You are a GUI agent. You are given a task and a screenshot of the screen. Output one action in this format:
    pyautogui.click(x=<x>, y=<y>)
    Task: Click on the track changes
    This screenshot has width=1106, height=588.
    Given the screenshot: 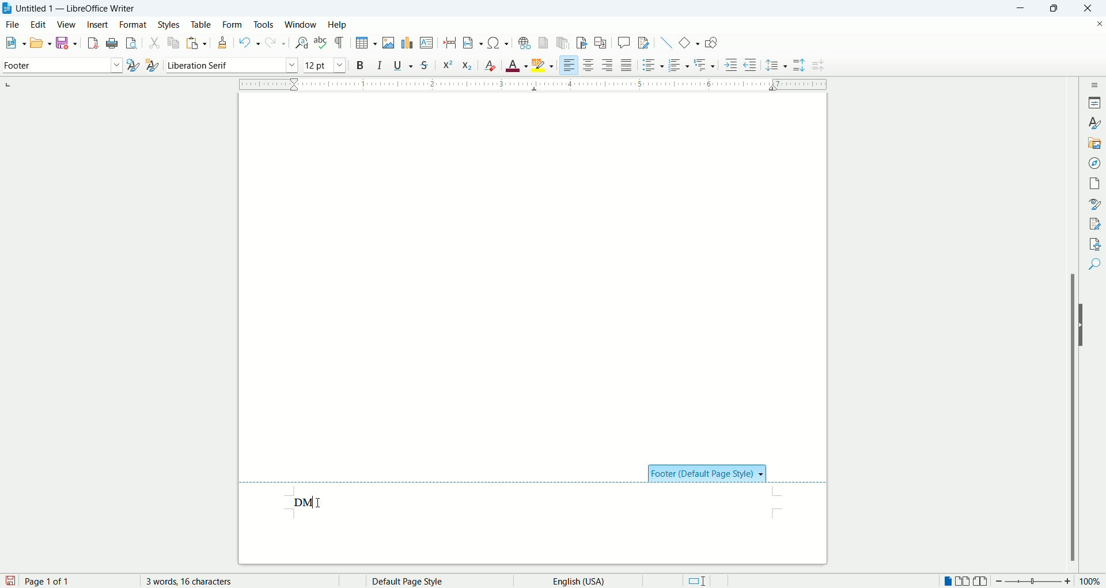 What is the action you would take?
    pyautogui.click(x=643, y=43)
    